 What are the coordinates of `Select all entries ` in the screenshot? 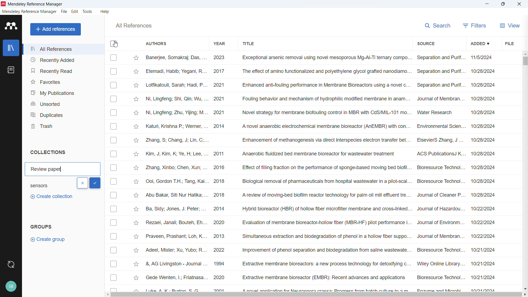 It's located at (114, 44).